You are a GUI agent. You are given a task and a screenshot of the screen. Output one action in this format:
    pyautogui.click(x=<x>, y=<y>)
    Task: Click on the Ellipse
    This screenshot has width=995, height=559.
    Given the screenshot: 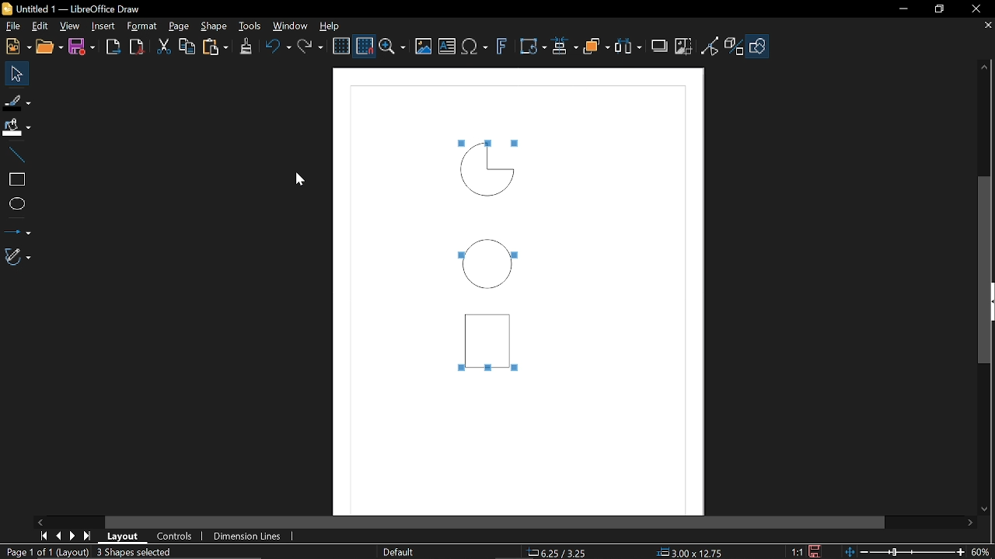 What is the action you would take?
    pyautogui.click(x=16, y=204)
    